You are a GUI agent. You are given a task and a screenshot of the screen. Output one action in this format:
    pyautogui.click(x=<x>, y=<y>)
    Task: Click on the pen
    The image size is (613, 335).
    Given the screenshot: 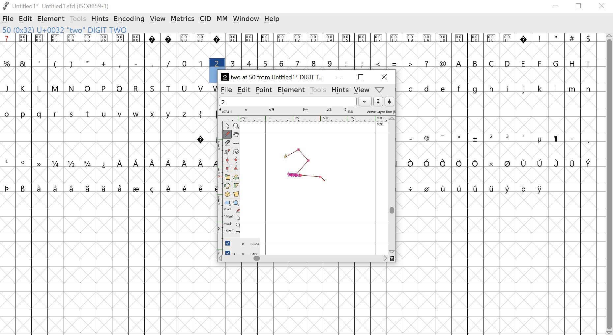 What is the action you would take?
    pyautogui.click(x=228, y=152)
    